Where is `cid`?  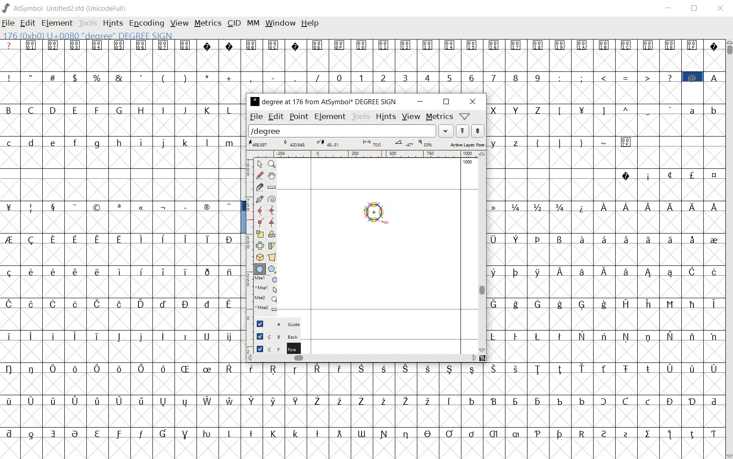 cid is located at coordinates (234, 23).